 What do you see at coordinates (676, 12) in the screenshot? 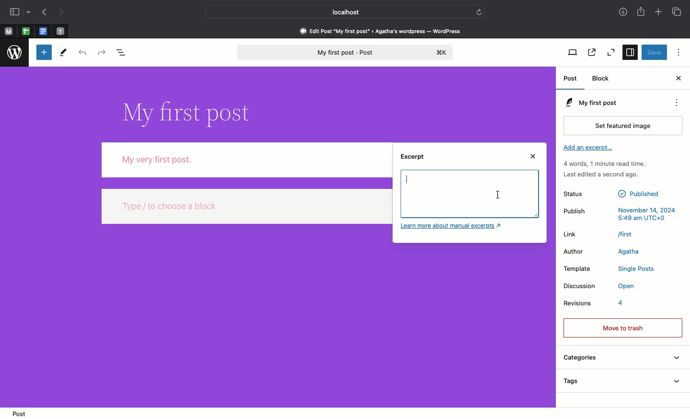
I see `Tabs` at bounding box center [676, 12].